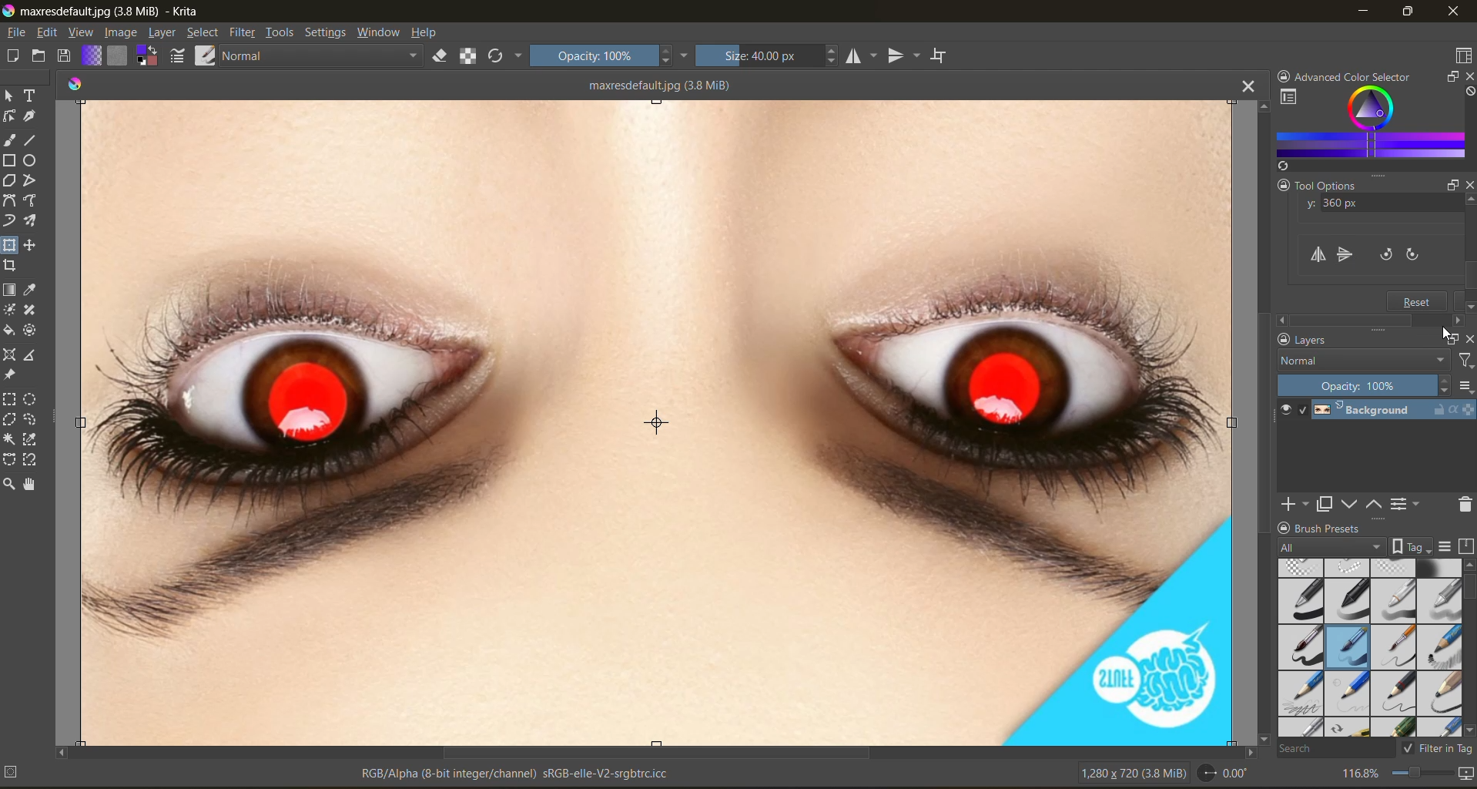  What do you see at coordinates (147, 55) in the screenshot?
I see `swap foreground background color` at bounding box center [147, 55].